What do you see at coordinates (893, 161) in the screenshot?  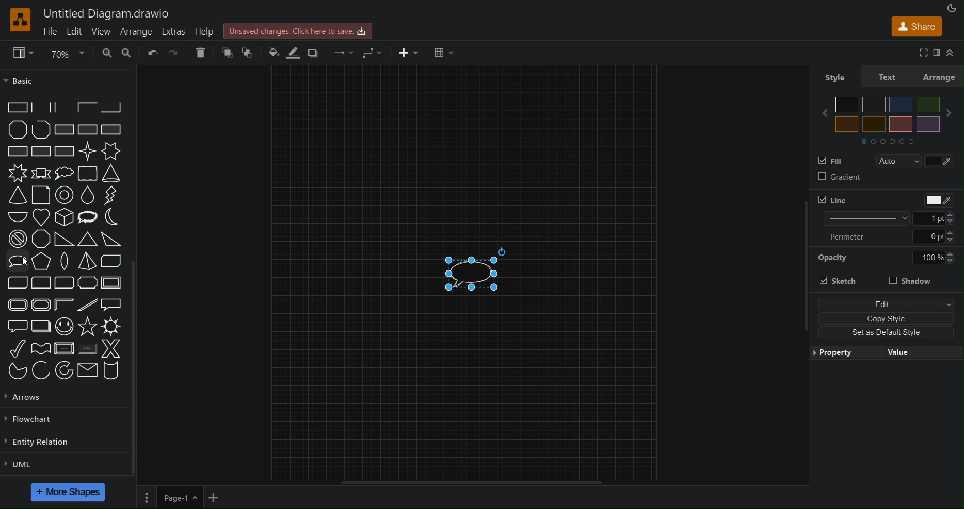 I see `Auto` at bounding box center [893, 161].